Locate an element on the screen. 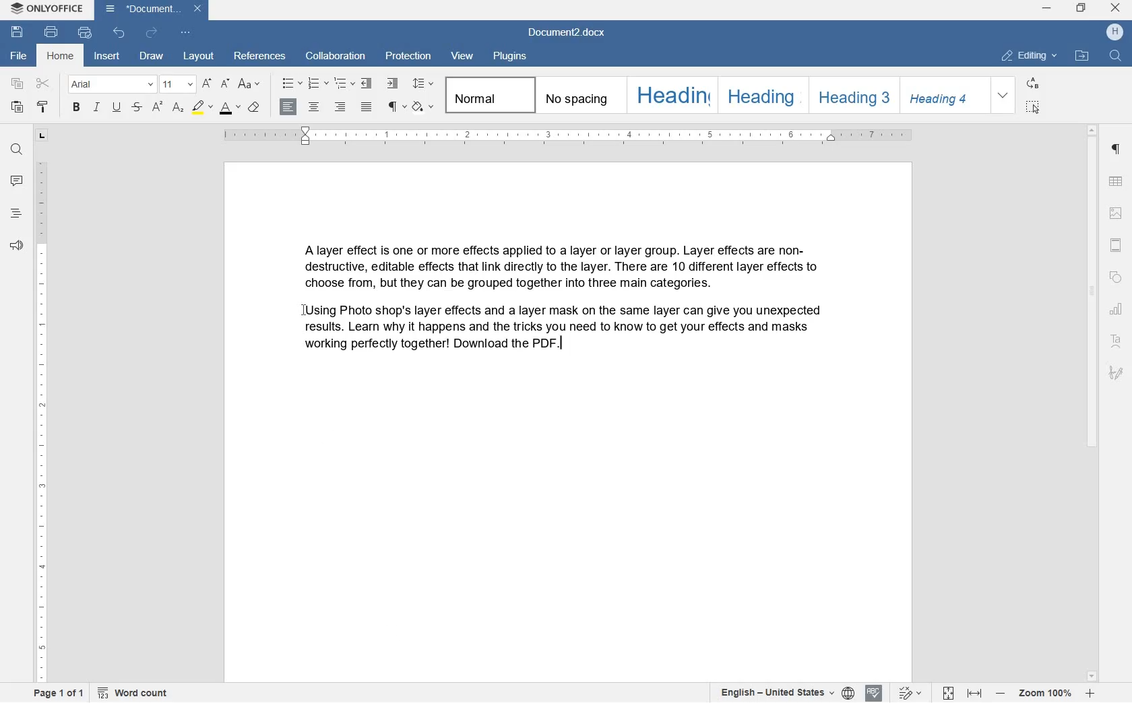 The width and height of the screenshot is (1132, 703). FEEDBACK & SUPPORT is located at coordinates (17, 246).